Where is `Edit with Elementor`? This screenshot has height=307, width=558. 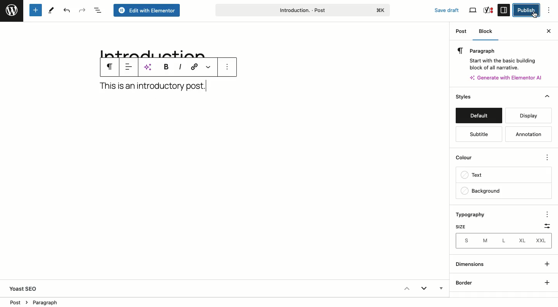 Edit with Elementor is located at coordinates (147, 11).